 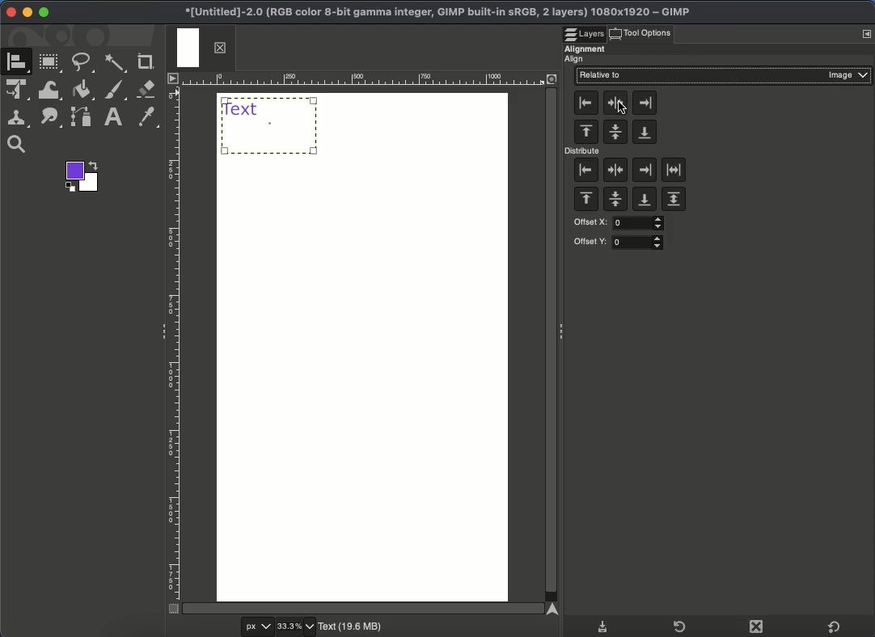 What do you see at coordinates (11, 12) in the screenshot?
I see `Close` at bounding box center [11, 12].